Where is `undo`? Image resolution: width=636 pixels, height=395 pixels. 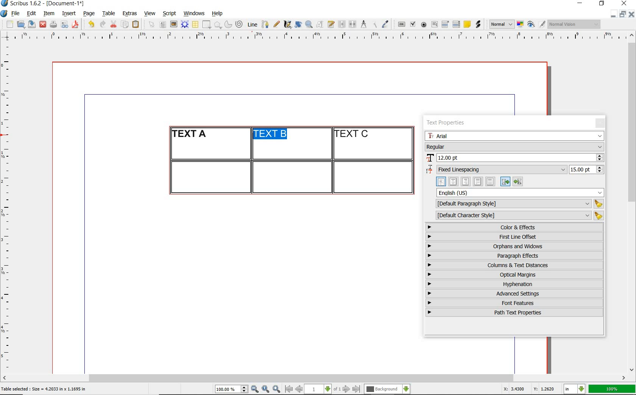 undo is located at coordinates (91, 24).